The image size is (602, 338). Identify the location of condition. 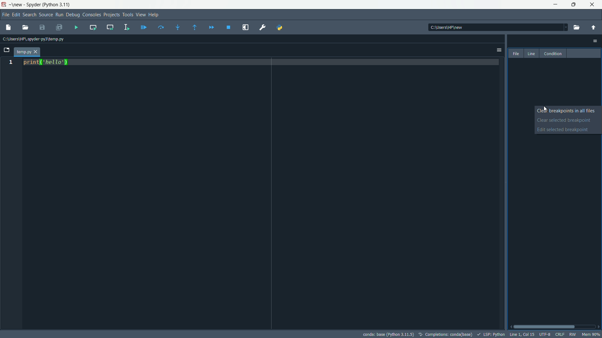
(552, 53).